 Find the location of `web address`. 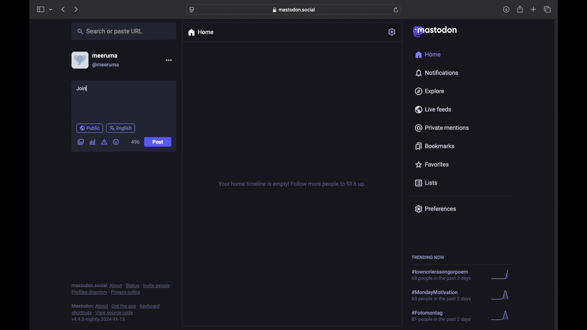

web address is located at coordinates (295, 9).